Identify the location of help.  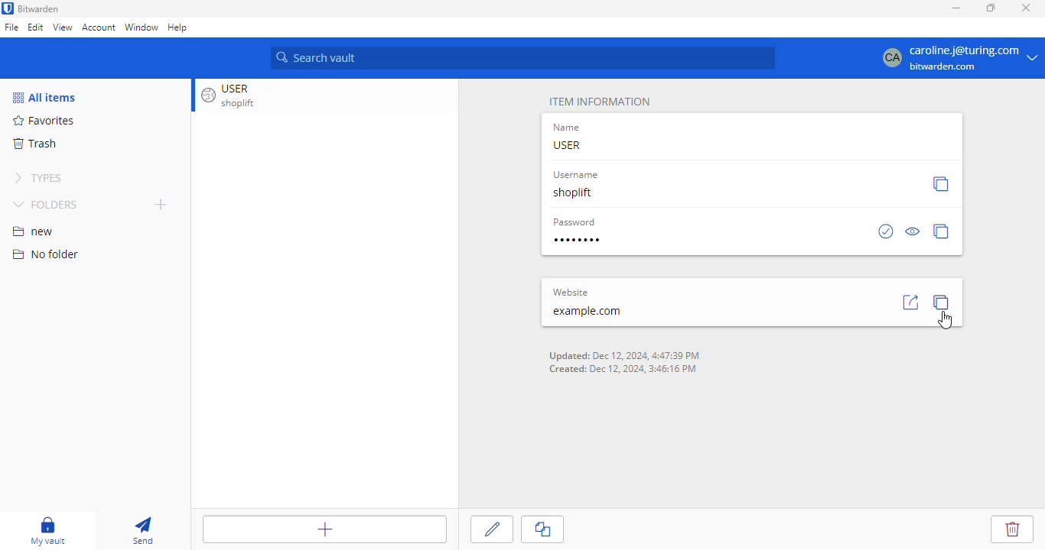
(177, 28).